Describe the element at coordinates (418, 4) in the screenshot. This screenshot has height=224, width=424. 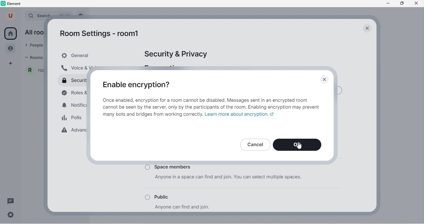
I see `close` at that location.